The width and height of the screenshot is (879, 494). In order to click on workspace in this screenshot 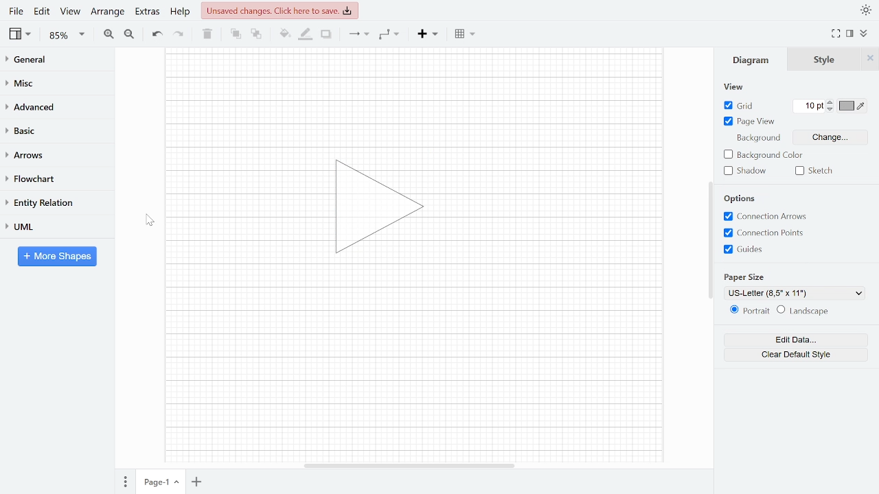, I will do `click(413, 93)`.